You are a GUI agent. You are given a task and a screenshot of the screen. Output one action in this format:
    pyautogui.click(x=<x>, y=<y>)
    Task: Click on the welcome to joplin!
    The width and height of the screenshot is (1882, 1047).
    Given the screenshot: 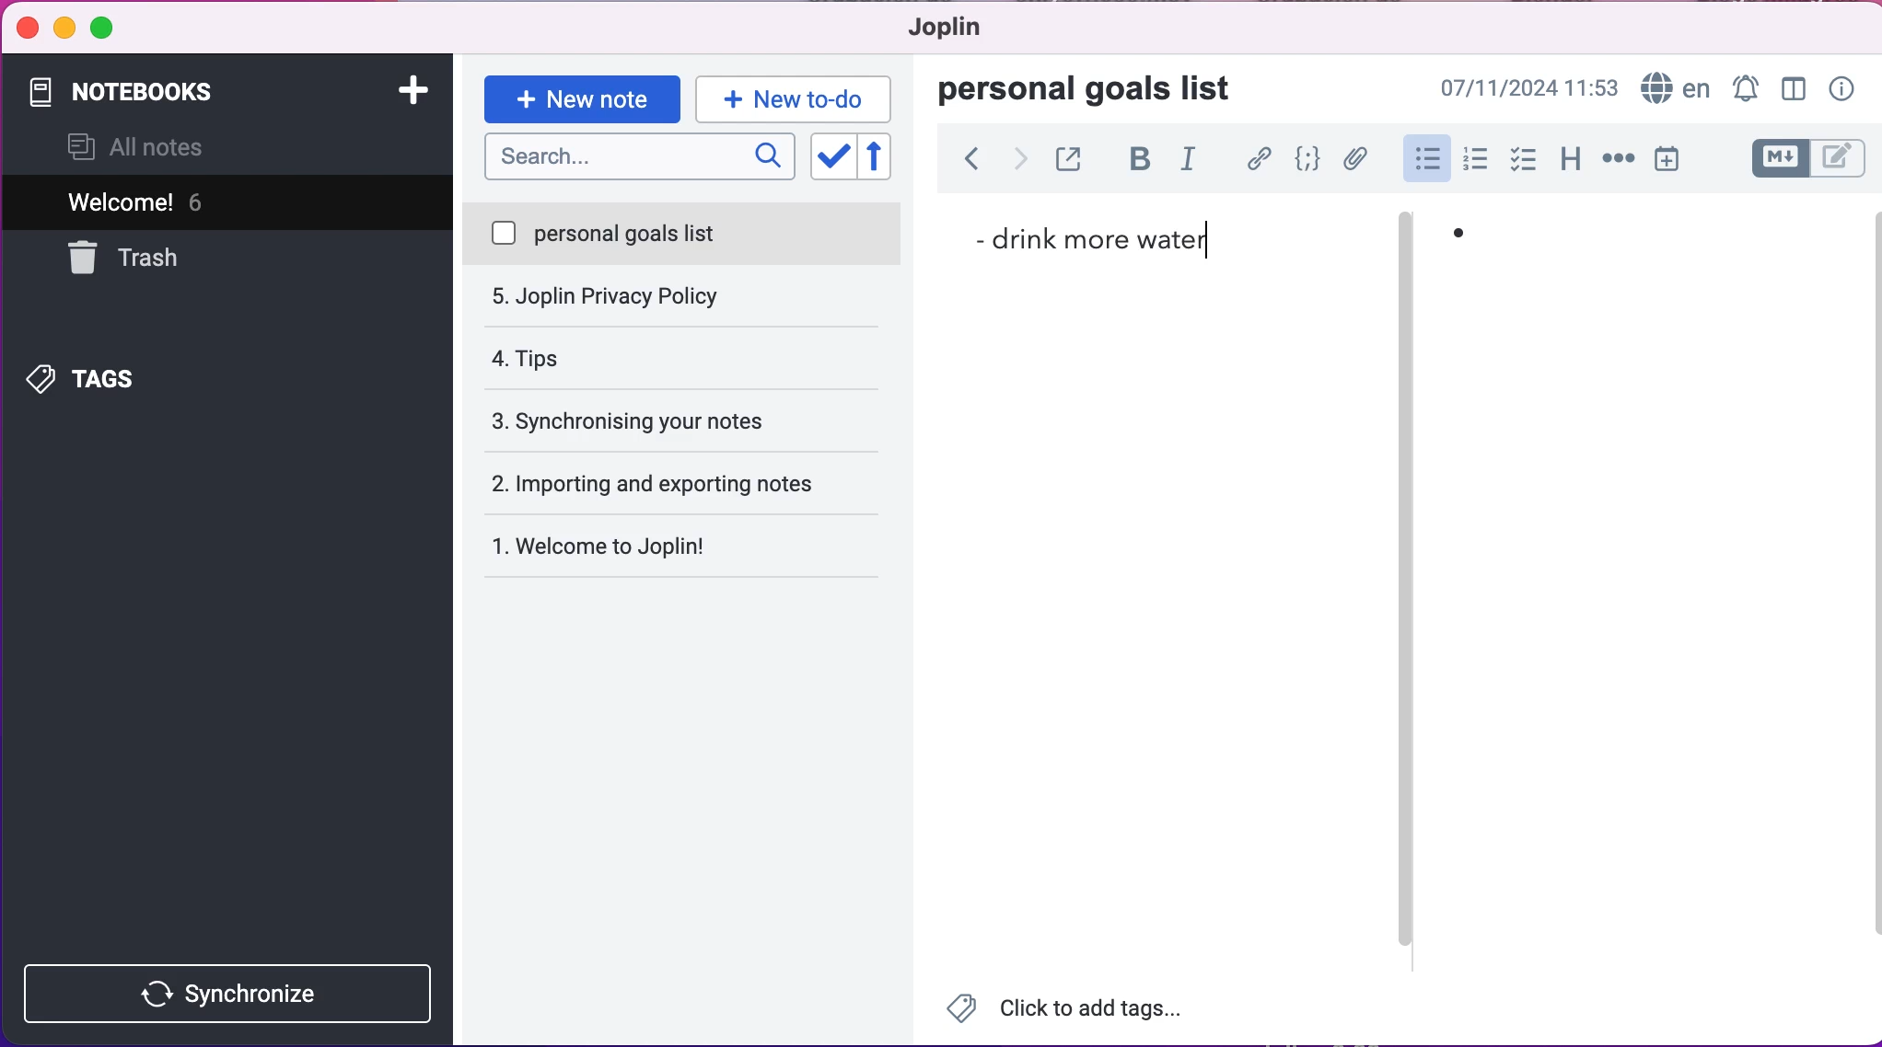 What is the action you would take?
    pyautogui.click(x=639, y=487)
    